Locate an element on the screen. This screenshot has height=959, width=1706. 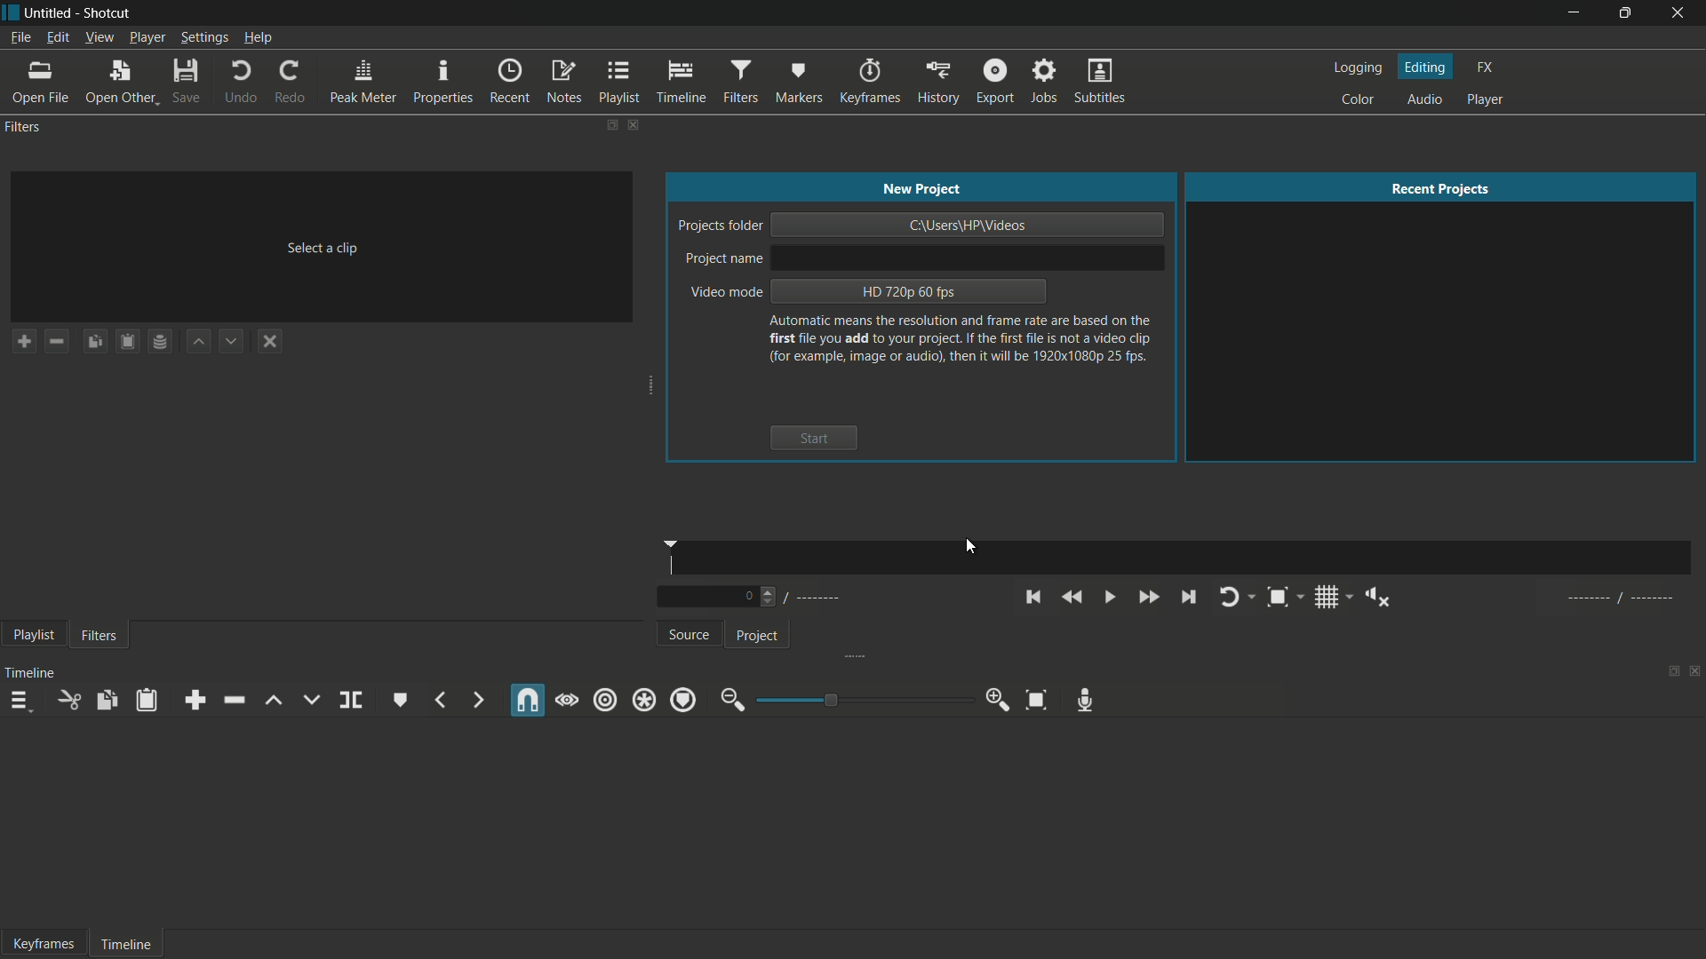
zoom in is located at coordinates (1000, 700).